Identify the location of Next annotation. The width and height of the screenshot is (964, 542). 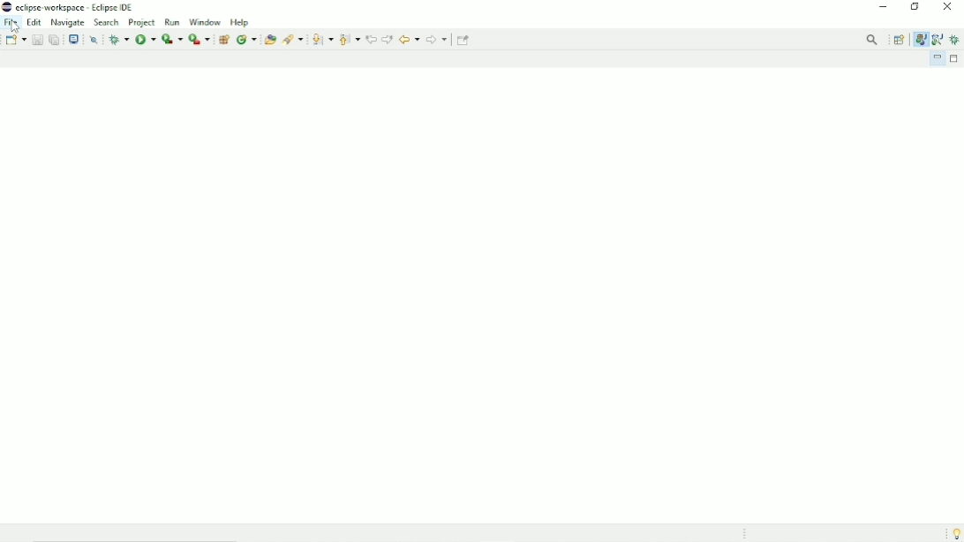
(322, 40).